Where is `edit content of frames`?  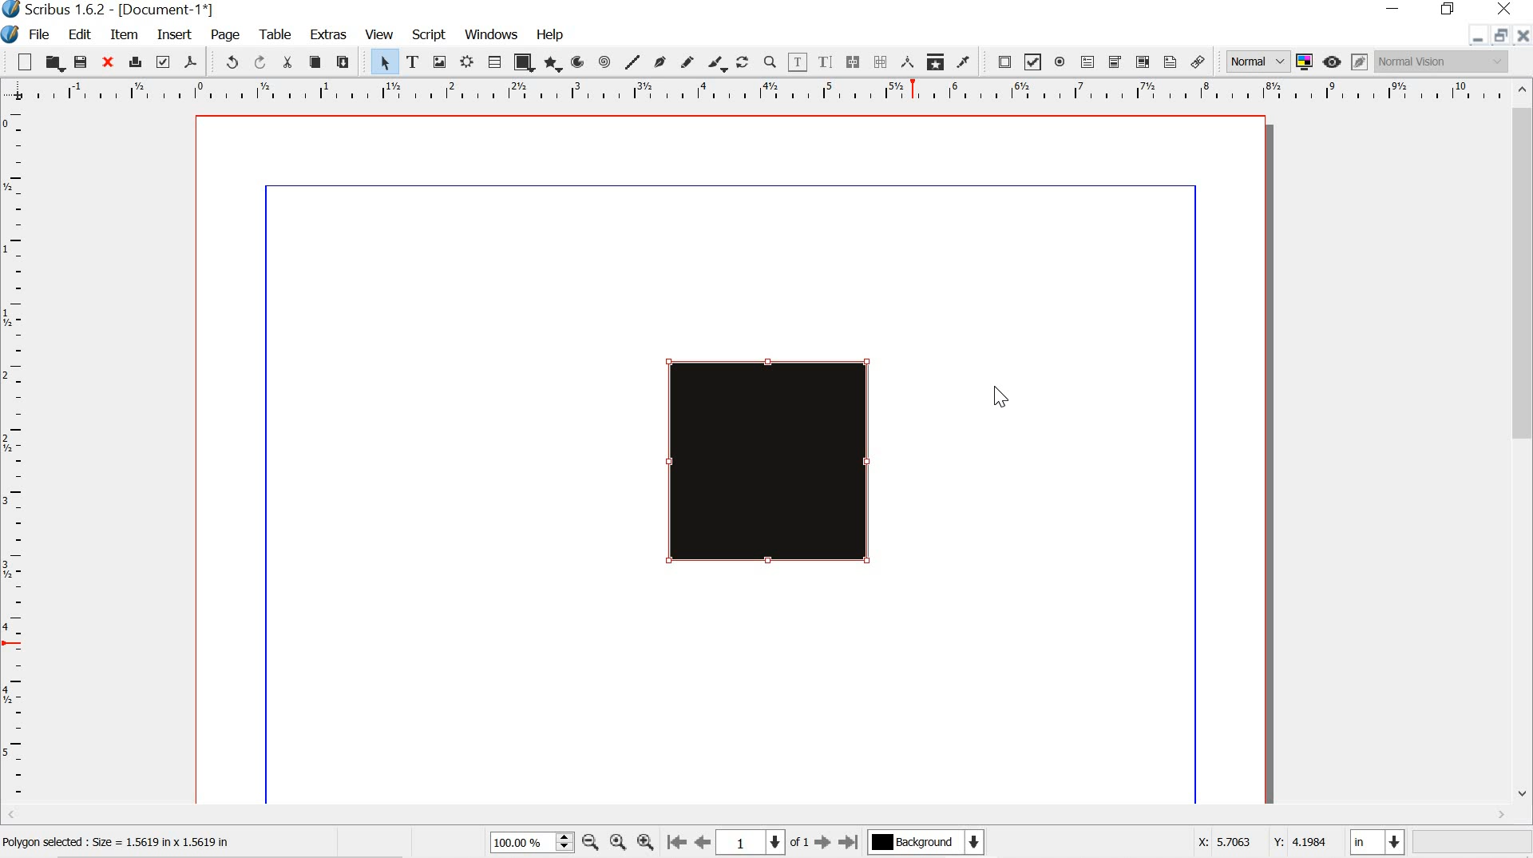
edit content of frames is located at coordinates (799, 62).